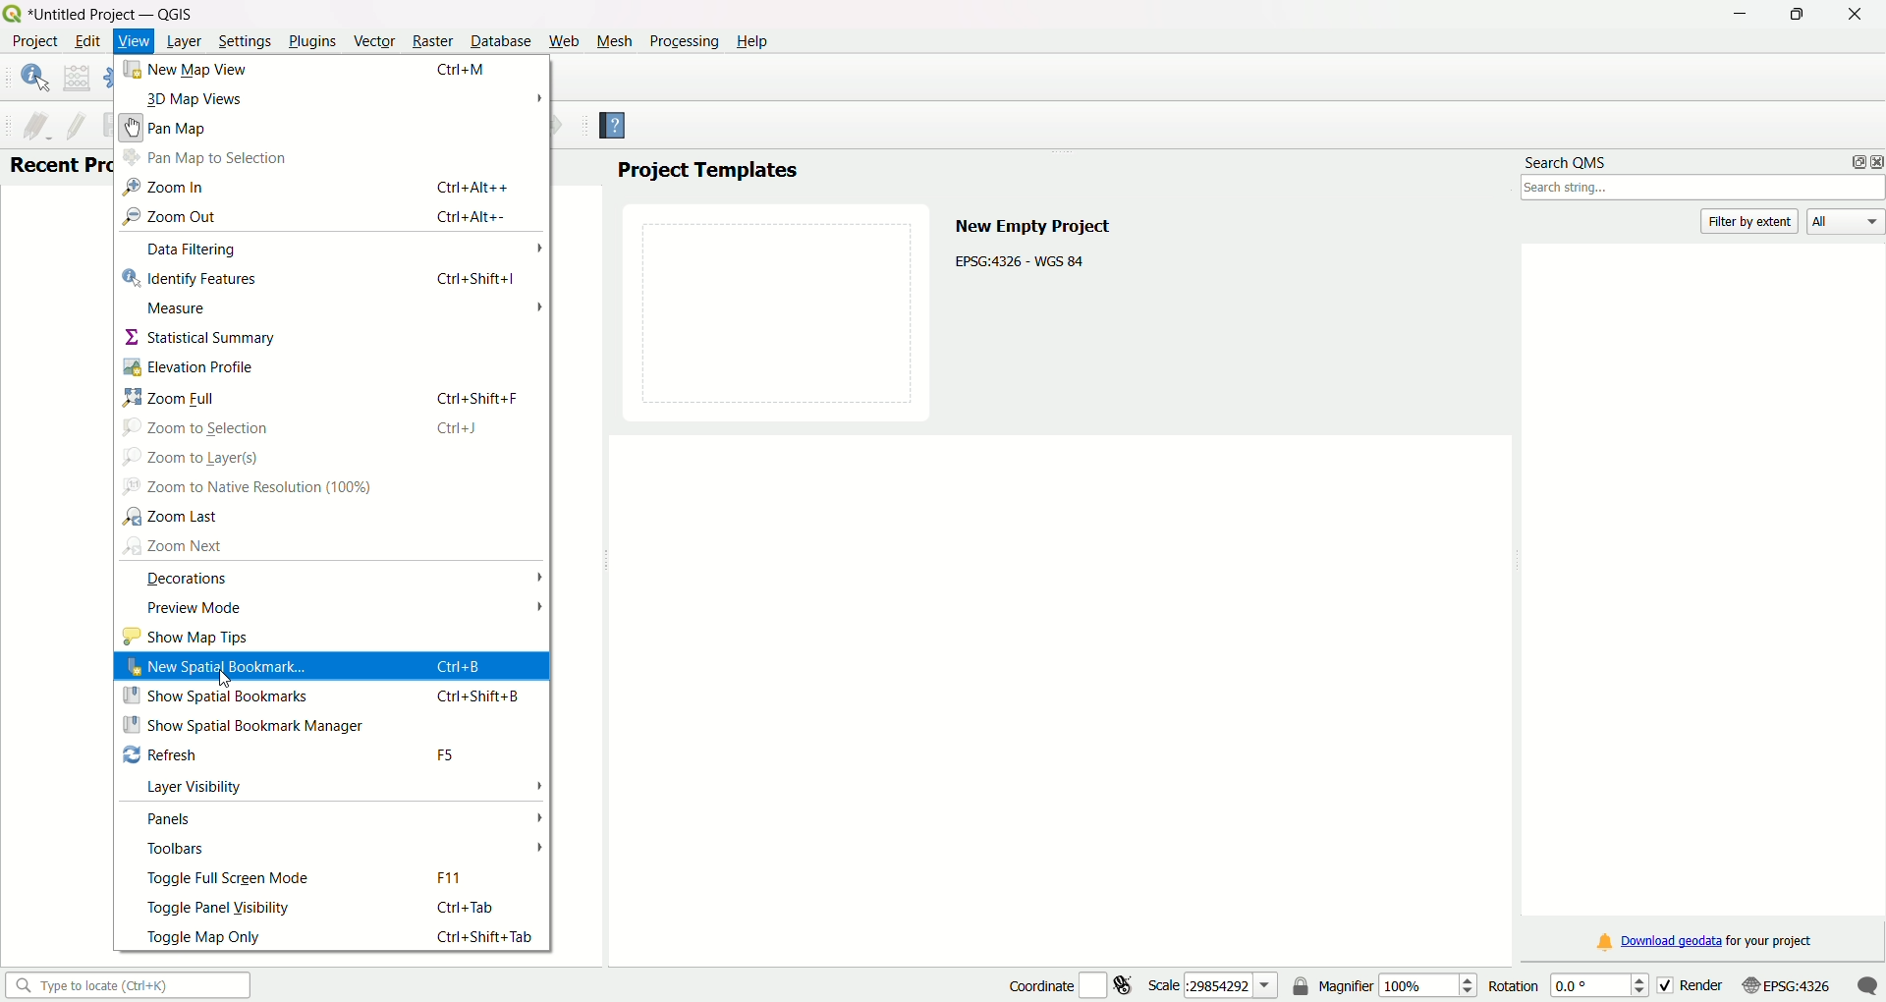 The width and height of the screenshot is (1886, 1002). What do you see at coordinates (706, 172) in the screenshot?
I see `project templates` at bounding box center [706, 172].